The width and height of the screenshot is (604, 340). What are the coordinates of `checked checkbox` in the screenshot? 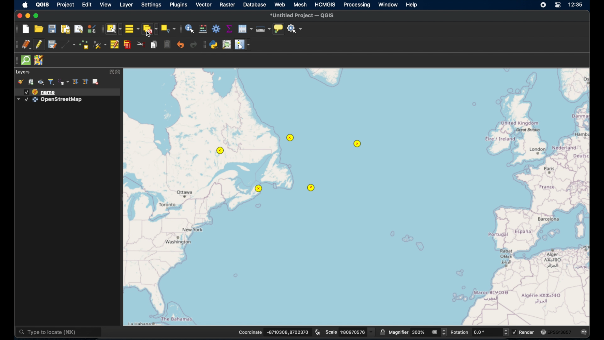 It's located at (26, 99).